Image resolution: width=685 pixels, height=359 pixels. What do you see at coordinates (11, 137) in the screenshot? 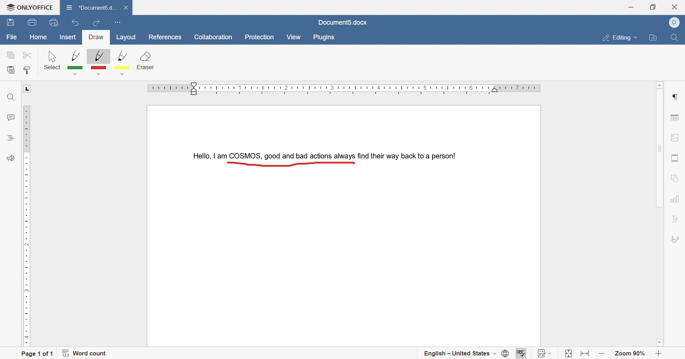
I see `headings` at bounding box center [11, 137].